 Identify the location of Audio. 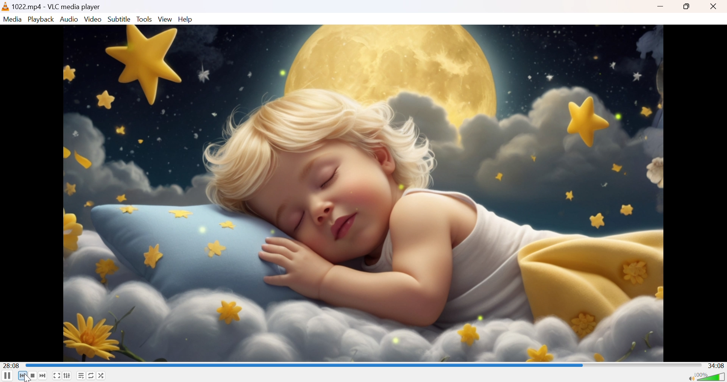
(70, 20).